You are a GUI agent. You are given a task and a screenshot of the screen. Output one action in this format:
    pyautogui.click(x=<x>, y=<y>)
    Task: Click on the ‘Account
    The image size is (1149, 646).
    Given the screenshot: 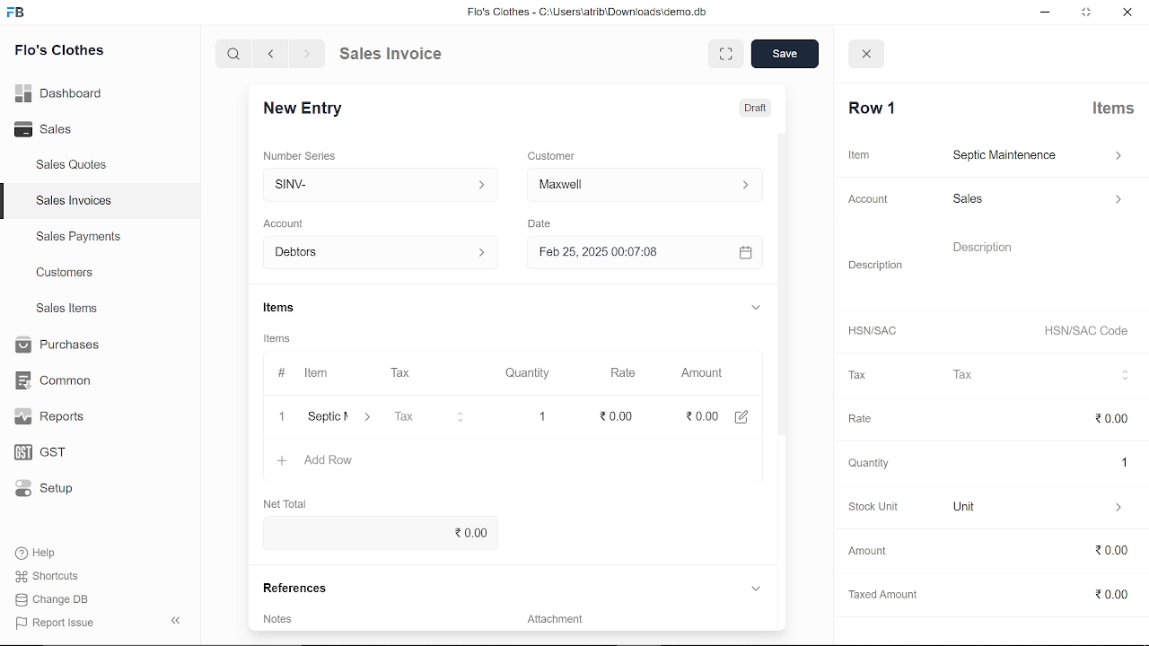 What is the action you would take?
    pyautogui.click(x=293, y=222)
    